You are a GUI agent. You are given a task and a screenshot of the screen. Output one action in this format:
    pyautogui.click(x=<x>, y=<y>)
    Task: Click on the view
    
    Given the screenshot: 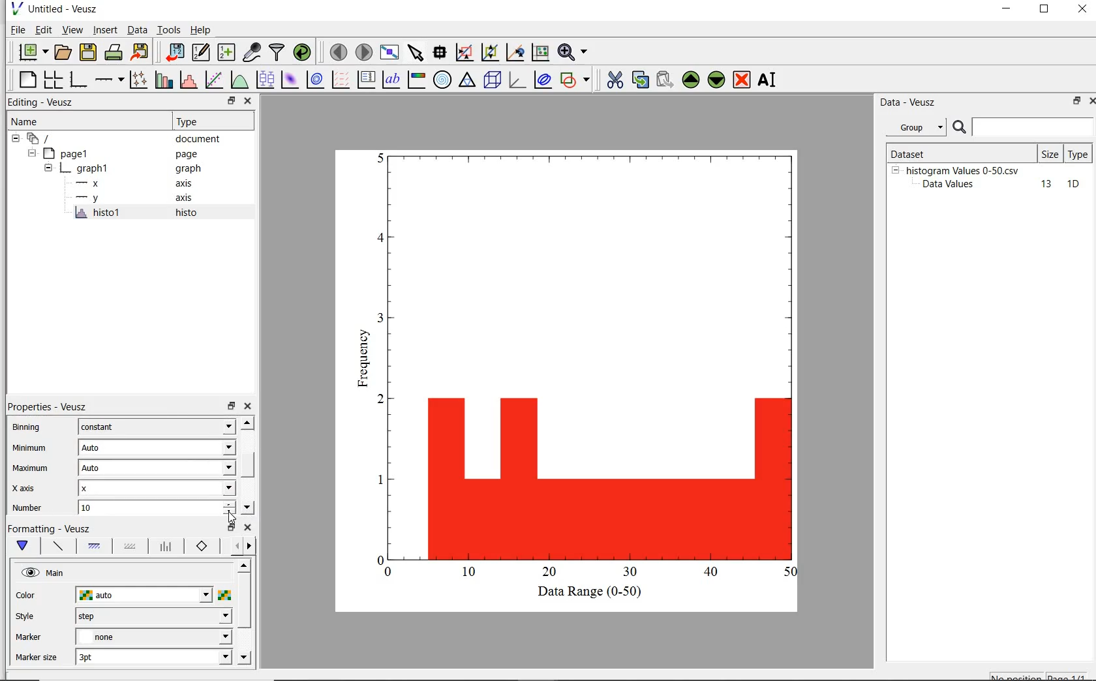 What is the action you would take?
    pyautogui.click(x=74, y=29)
    